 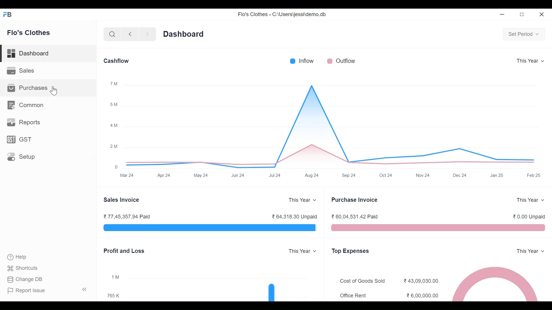 What do you see at coordinates (302, 251) in the screenshot?
I see `This Year` at bounding box center [302, 251].